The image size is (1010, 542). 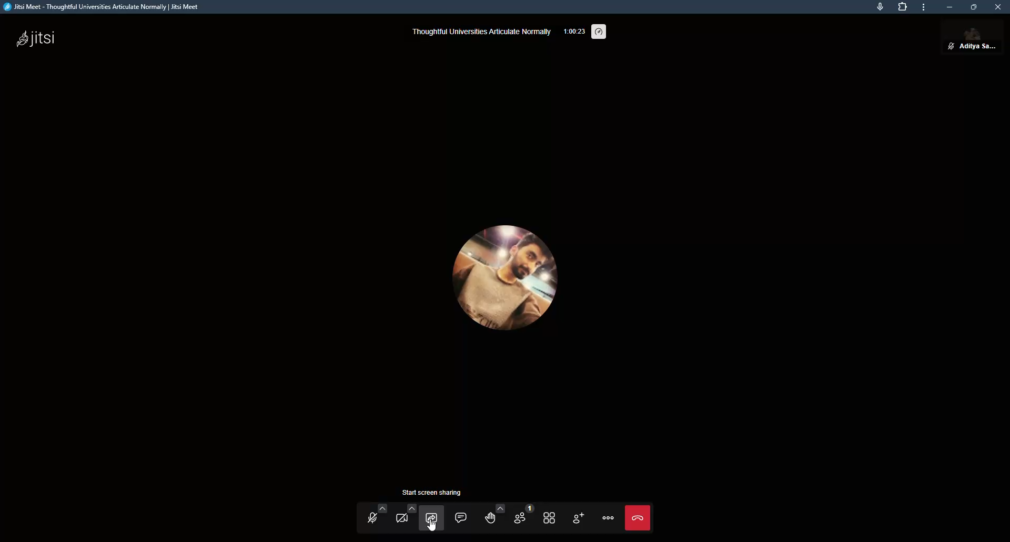 I want to click on raise hand, so click(x=491, y=515).